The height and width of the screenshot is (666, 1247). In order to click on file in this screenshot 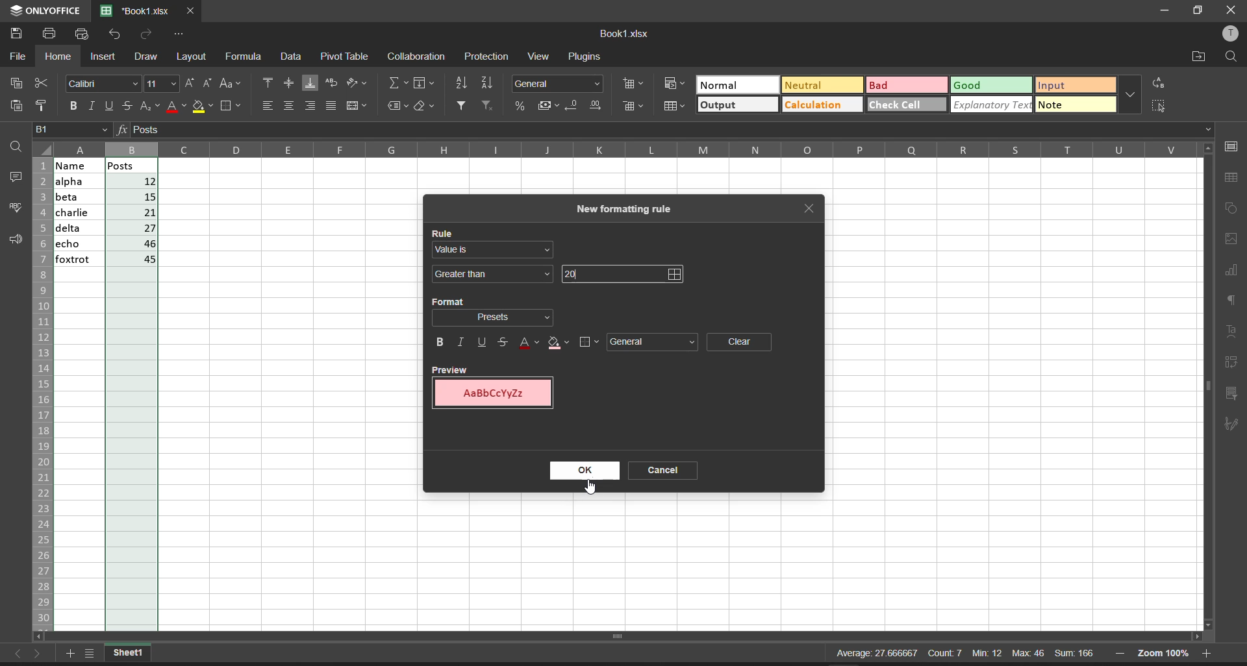, I will do `click(18, 57)`.